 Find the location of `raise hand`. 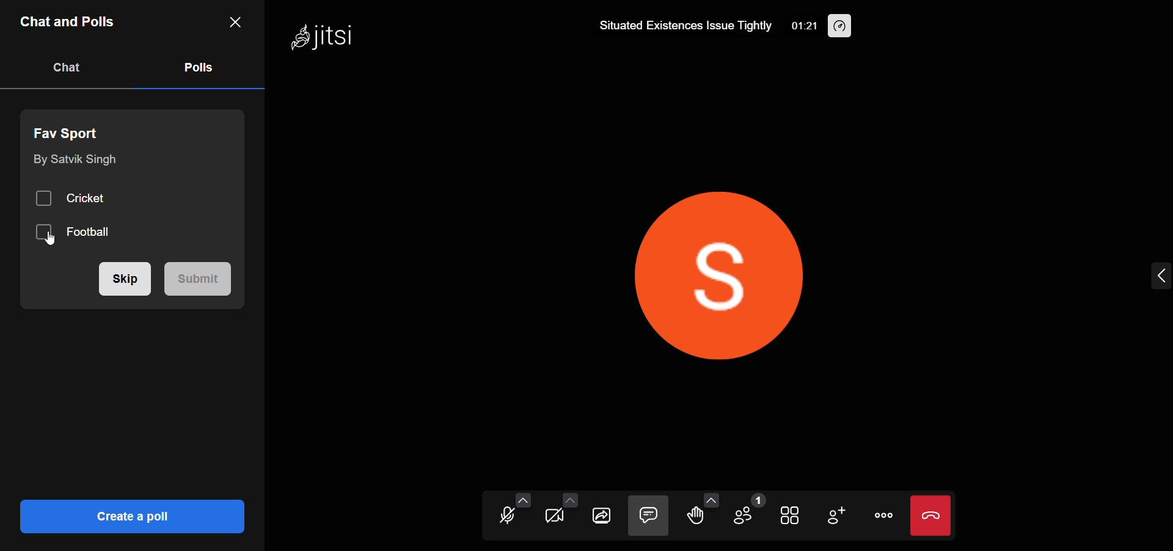

raise hand is located at coordinates (696, 517).